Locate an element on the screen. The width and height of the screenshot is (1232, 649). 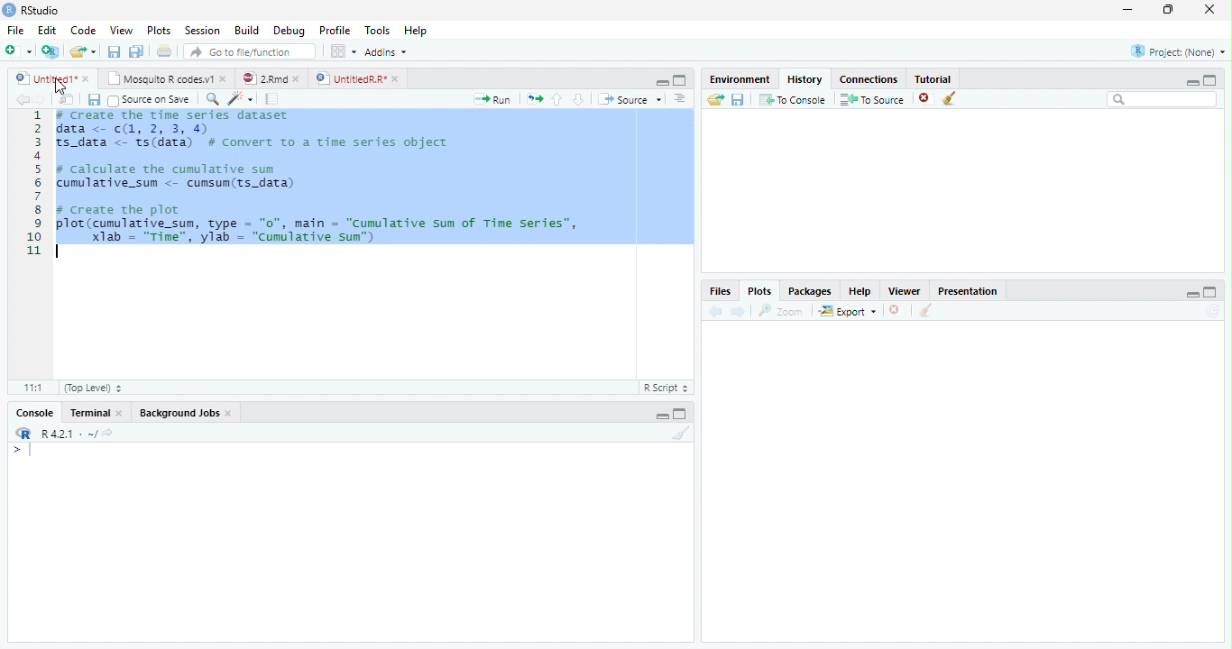
# Create the time series dataset data <- (1, 2, 3, 4)S_data <- ts(data) # convert to a time series objectcalculate the cumulative sumumulative_sum <- cumsum(ts_data)create the plotlot (cumulative_sum, type = "0", main = "Cumulative sum of Time Series”,Xlab = "Time", ylab = "cumulative sun") is located at coordinates (326, 185).